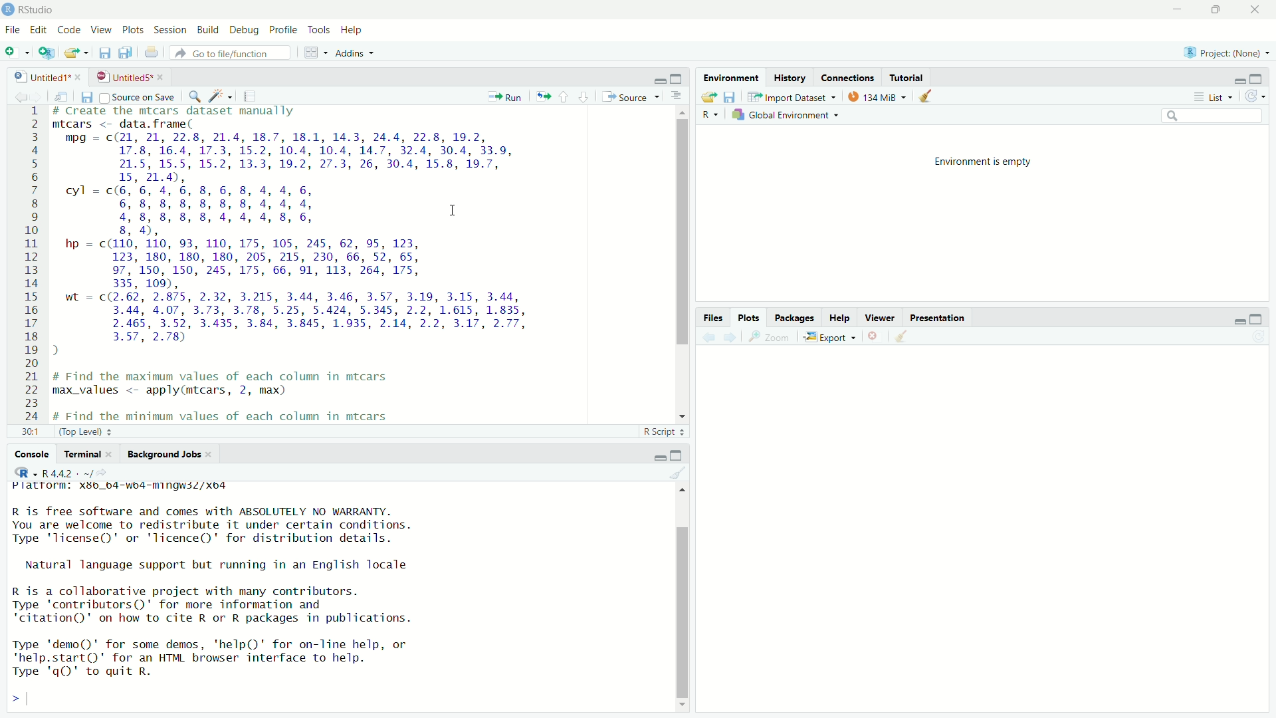 The image size is (1276, 718). Describe the element at coordinates (103, 29) in the screenshot. I see `View` at that location.